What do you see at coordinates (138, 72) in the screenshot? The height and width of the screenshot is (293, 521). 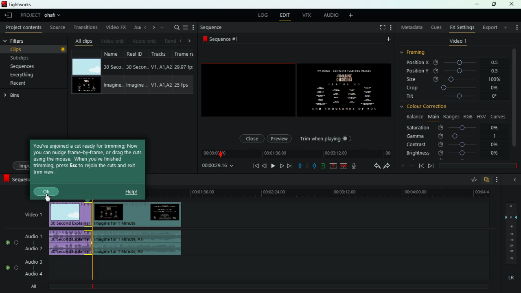 I see `reel id` at bounding box center [138, 72].